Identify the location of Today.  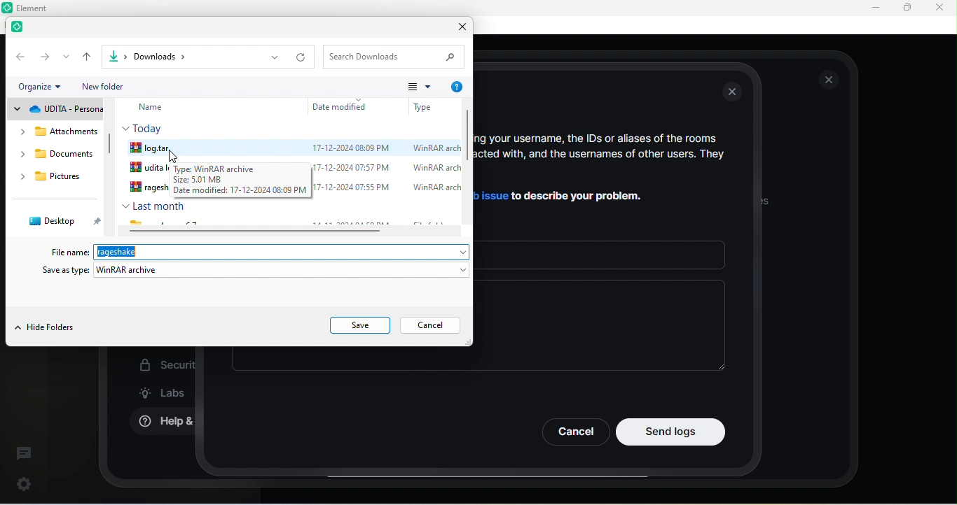
(146, 127).